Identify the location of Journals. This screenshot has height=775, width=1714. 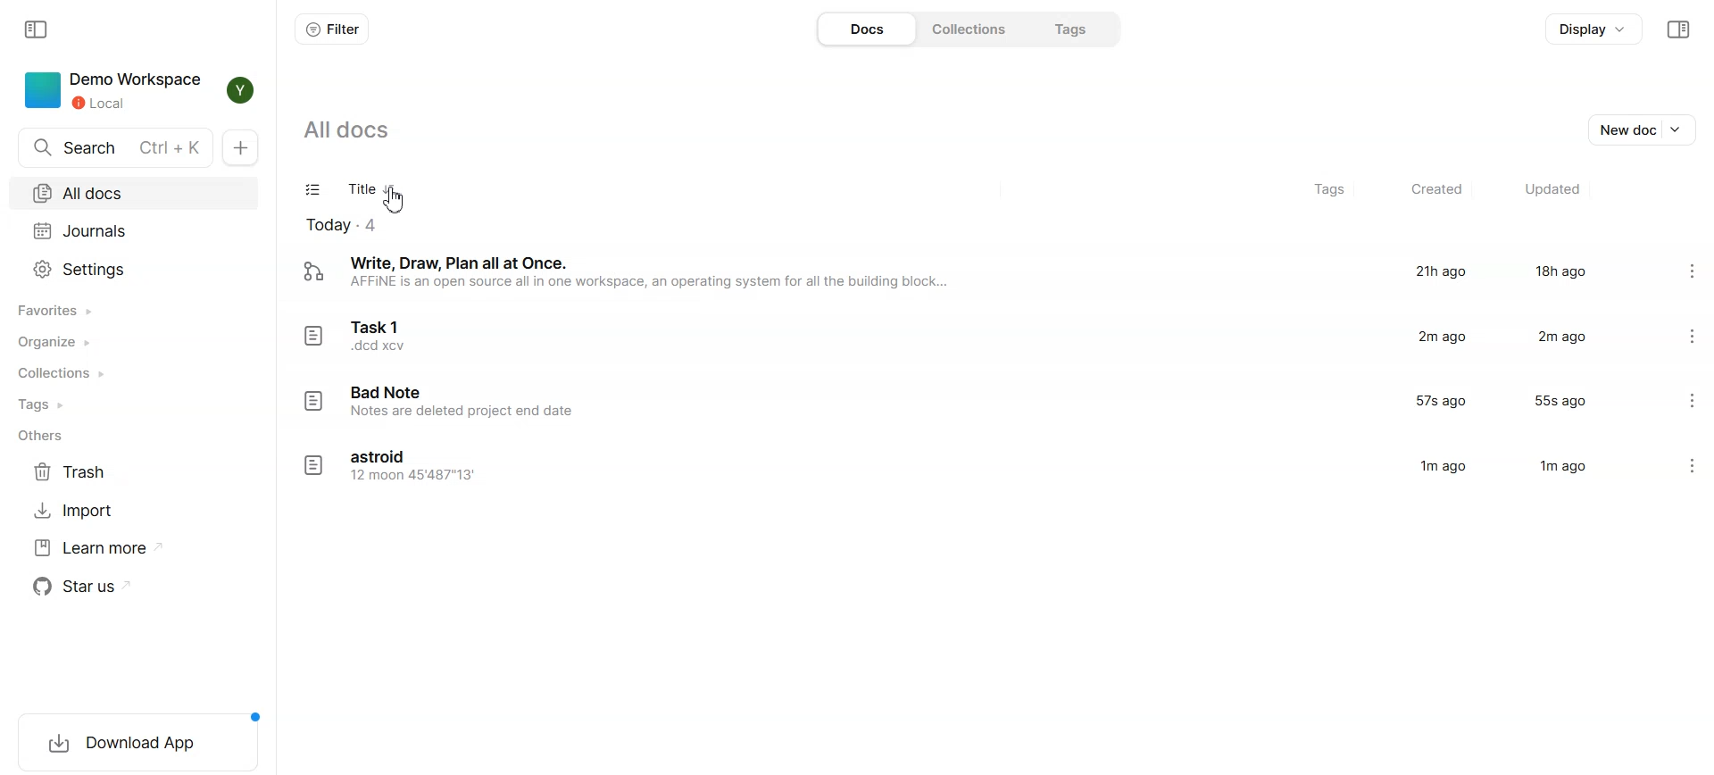
(134, 232).